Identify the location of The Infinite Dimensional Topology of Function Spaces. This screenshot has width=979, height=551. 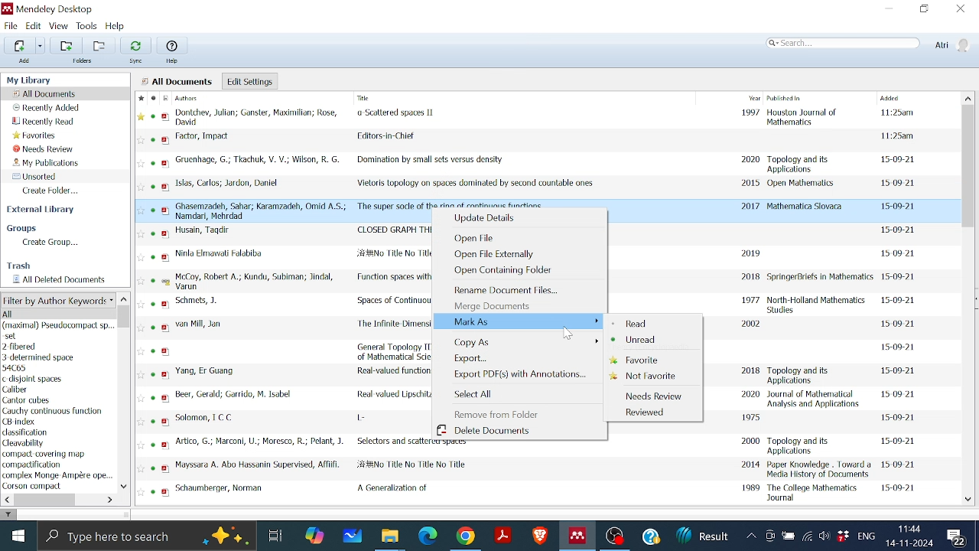
(284, 326).